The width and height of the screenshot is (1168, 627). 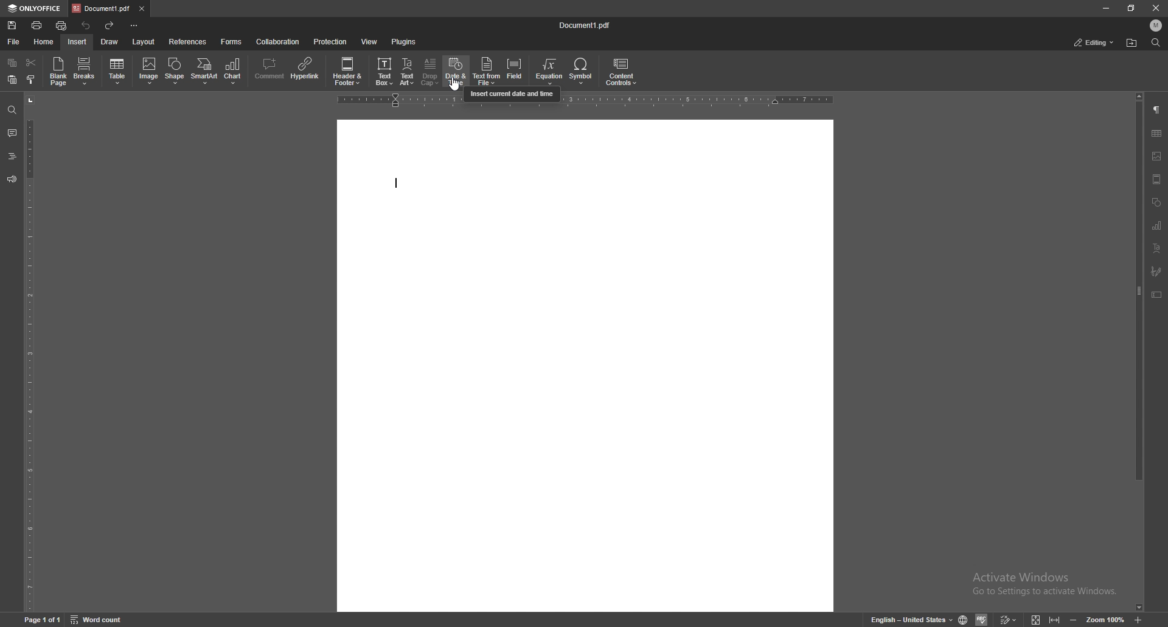 What do you see at coordinates (487, 69) in the screenshot?
I see `text from file` at bounding box center [487, 69].